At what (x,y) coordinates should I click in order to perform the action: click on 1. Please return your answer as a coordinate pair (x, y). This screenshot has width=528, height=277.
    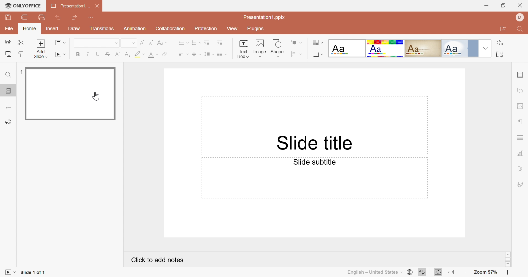
    Looking at the image, I should click on (20, 70).